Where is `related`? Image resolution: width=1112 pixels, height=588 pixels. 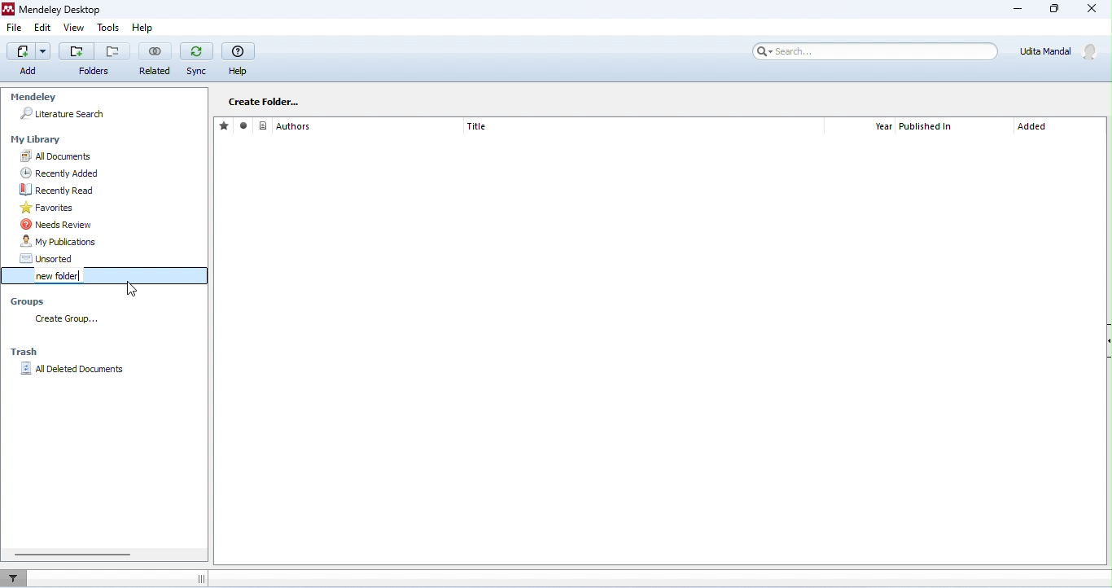 related is located at coordinates (155, 59).